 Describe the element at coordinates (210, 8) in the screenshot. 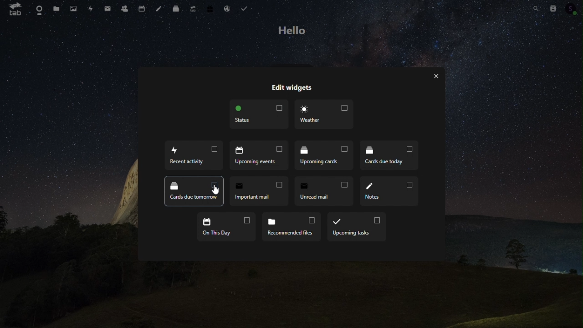

I see `Free trial` at that location.